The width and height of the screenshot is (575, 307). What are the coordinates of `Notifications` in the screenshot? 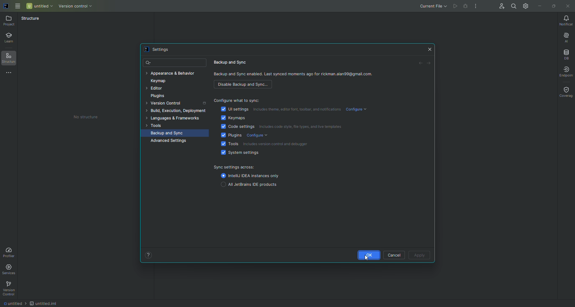 It's located at (564, 20).